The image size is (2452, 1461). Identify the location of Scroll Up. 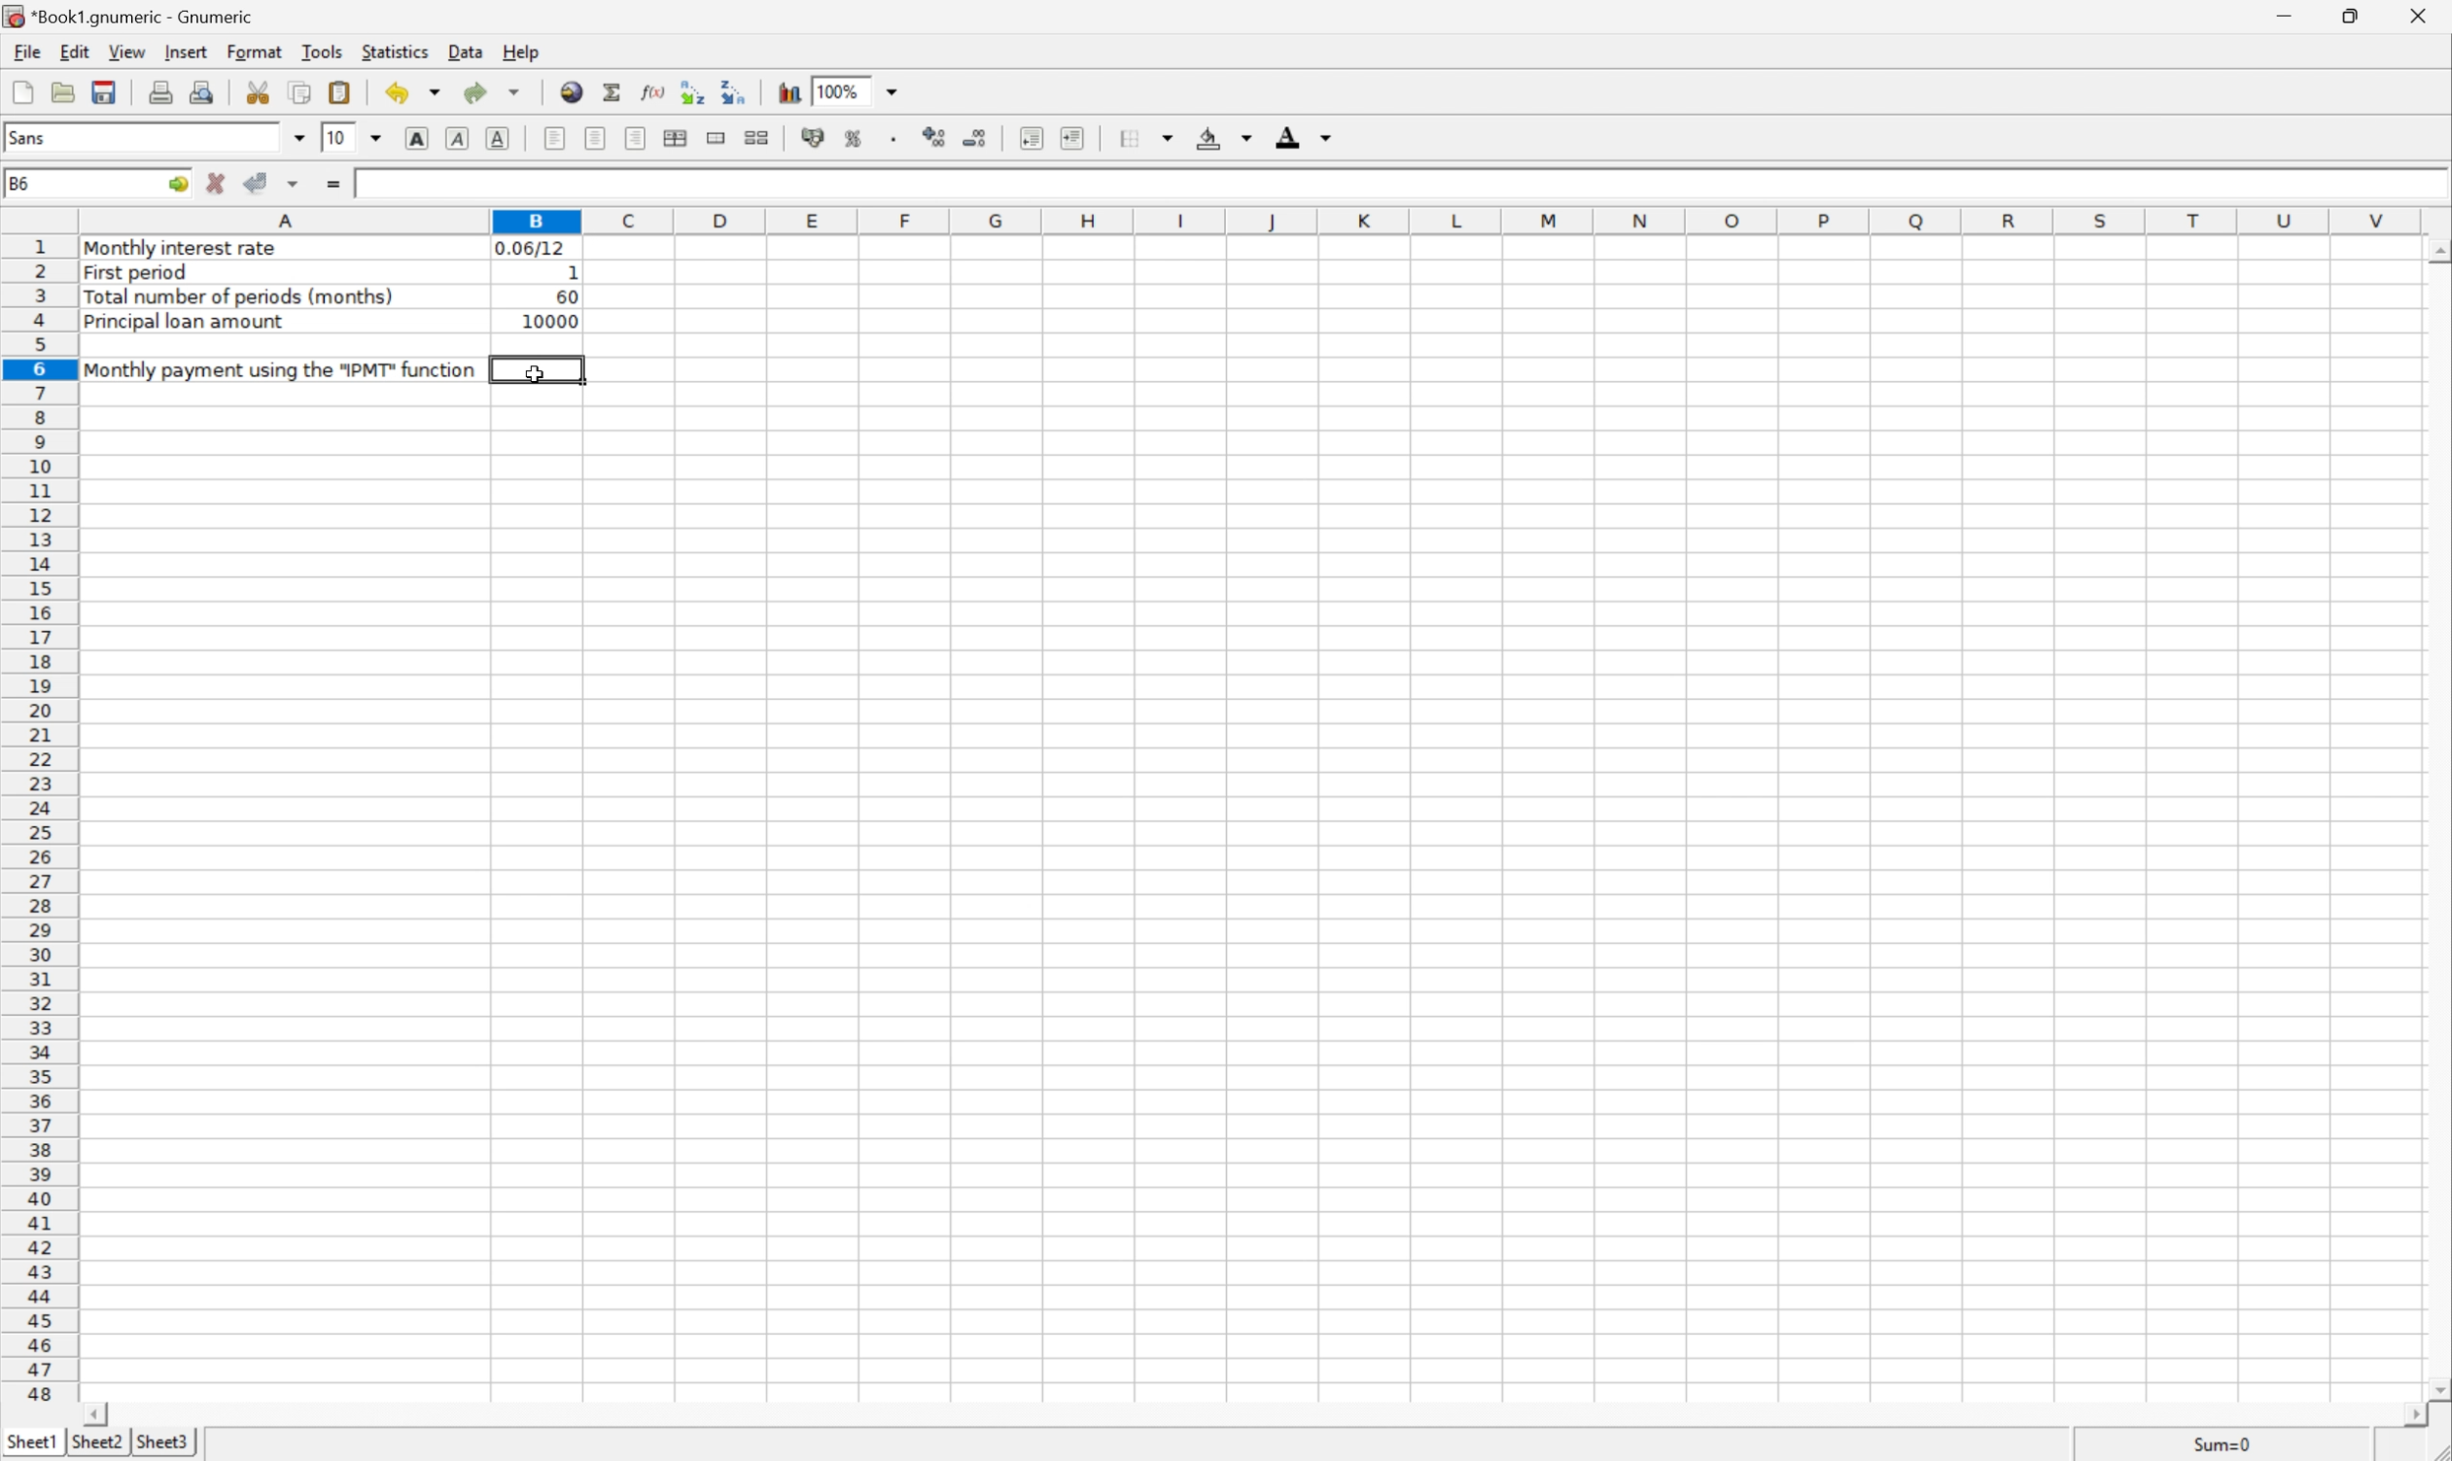
(2436, 249).